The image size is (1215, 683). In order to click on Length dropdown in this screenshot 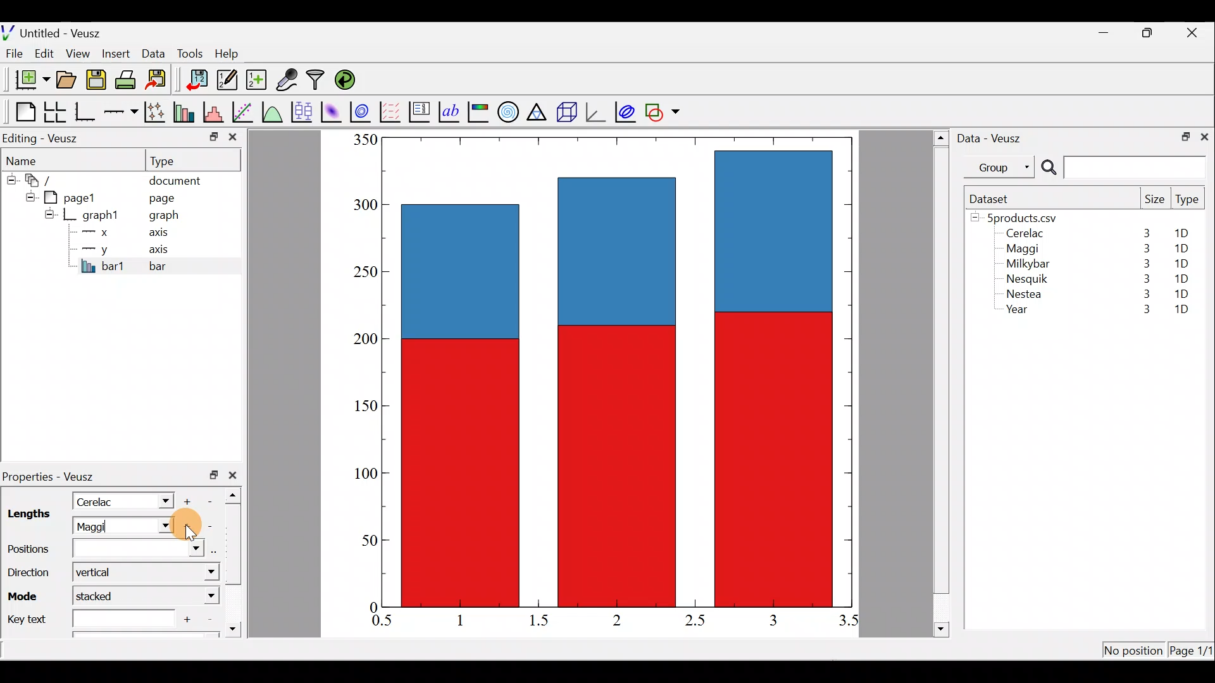, I will do `click(162, 526)`.